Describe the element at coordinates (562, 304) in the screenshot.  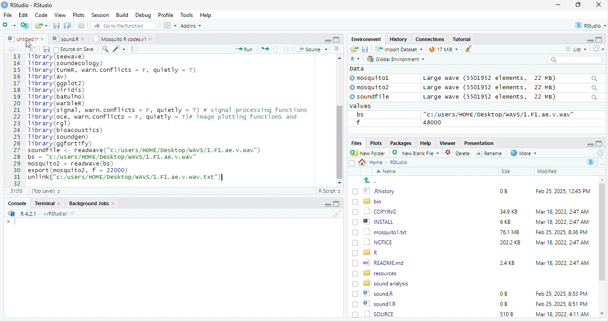
I see `Mar 18, 2022, 4:11 AM` at that location.